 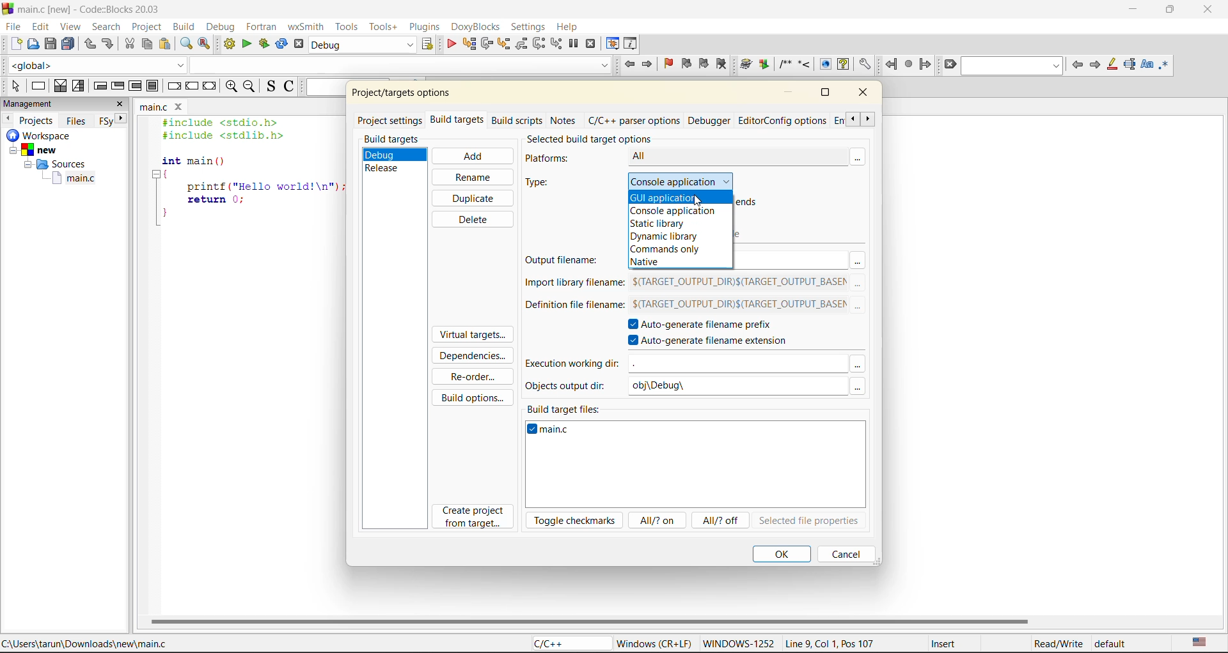 What do you see at coordinates (741, 643) in the screenshot?
I see `WINDOWWS-1252` at bounding box center [741, 643].